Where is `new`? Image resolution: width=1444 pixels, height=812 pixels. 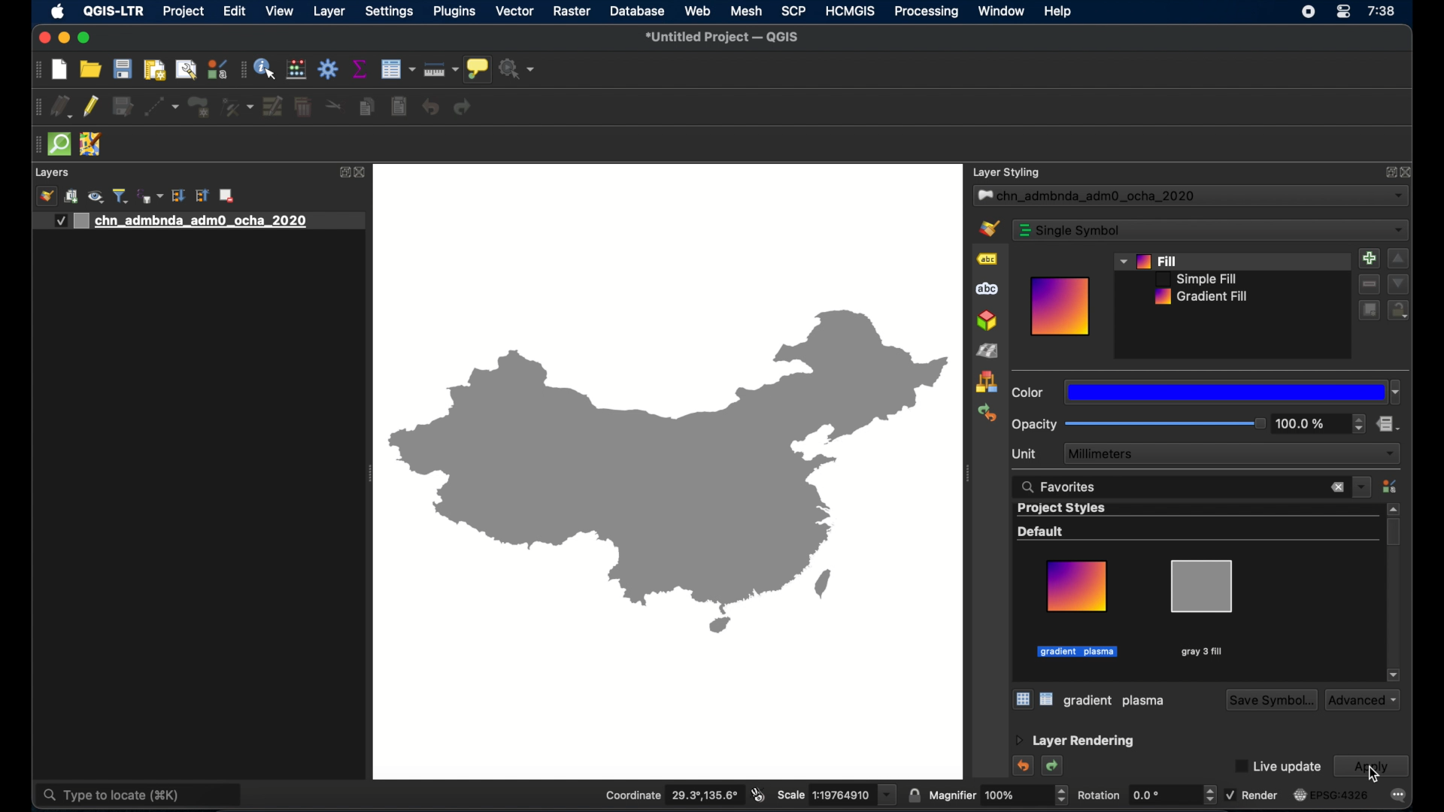 new is located at coordinates (60, 70).